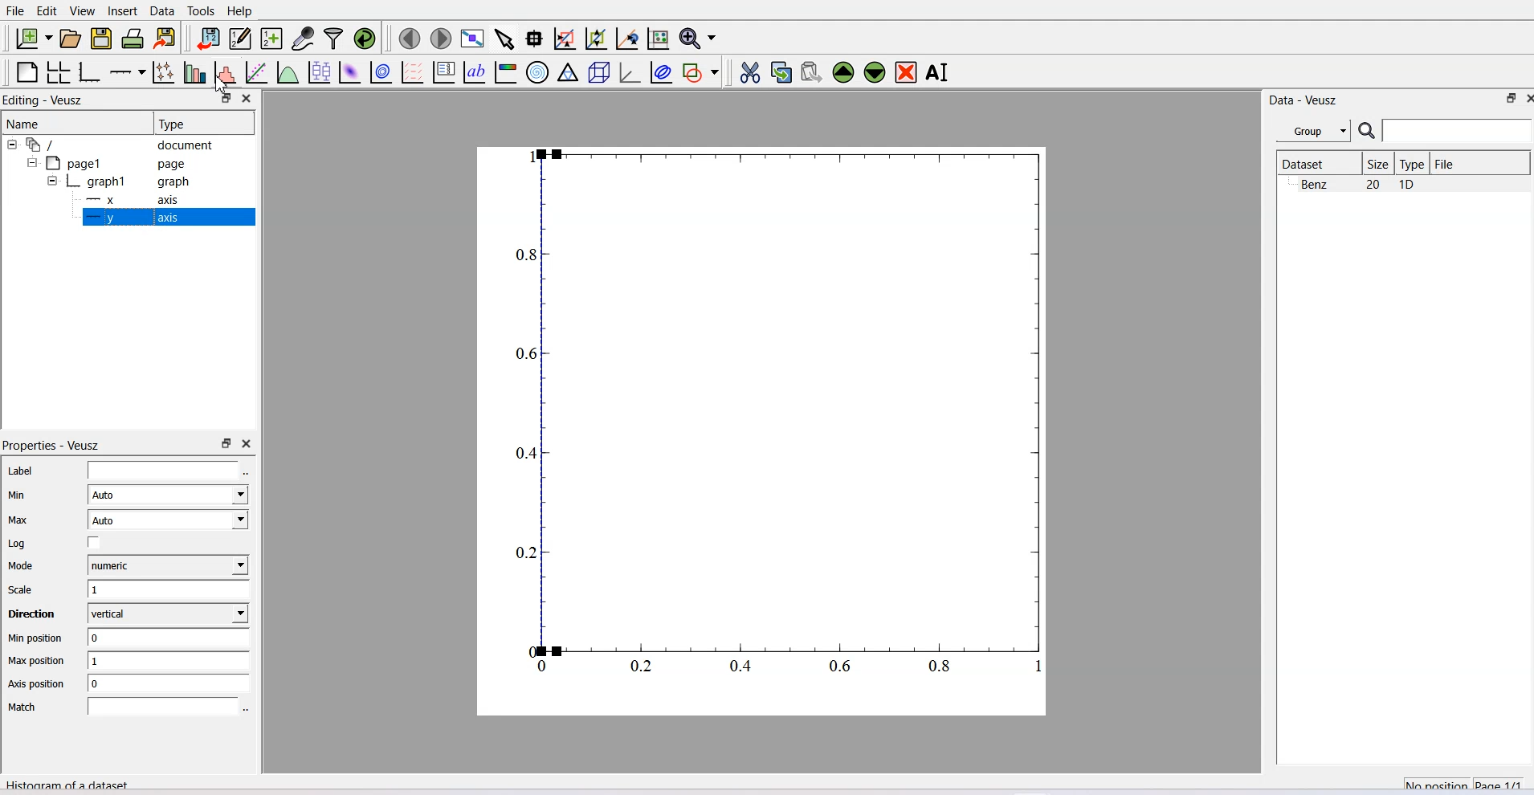 The height and width of the screenshot is (795, 1534). What do you see at coordinates (126, 683) in the screenshot?
I see `Axis position` at bounding box center [126, 683].